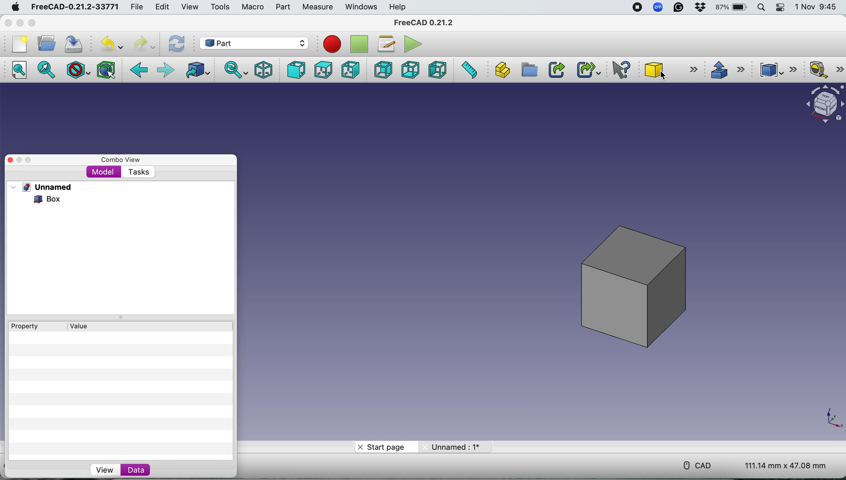 The image size is (846, 480). Describe the element at coordinates (49, 187) in the screenshot. I see `Unnamed` at that location.